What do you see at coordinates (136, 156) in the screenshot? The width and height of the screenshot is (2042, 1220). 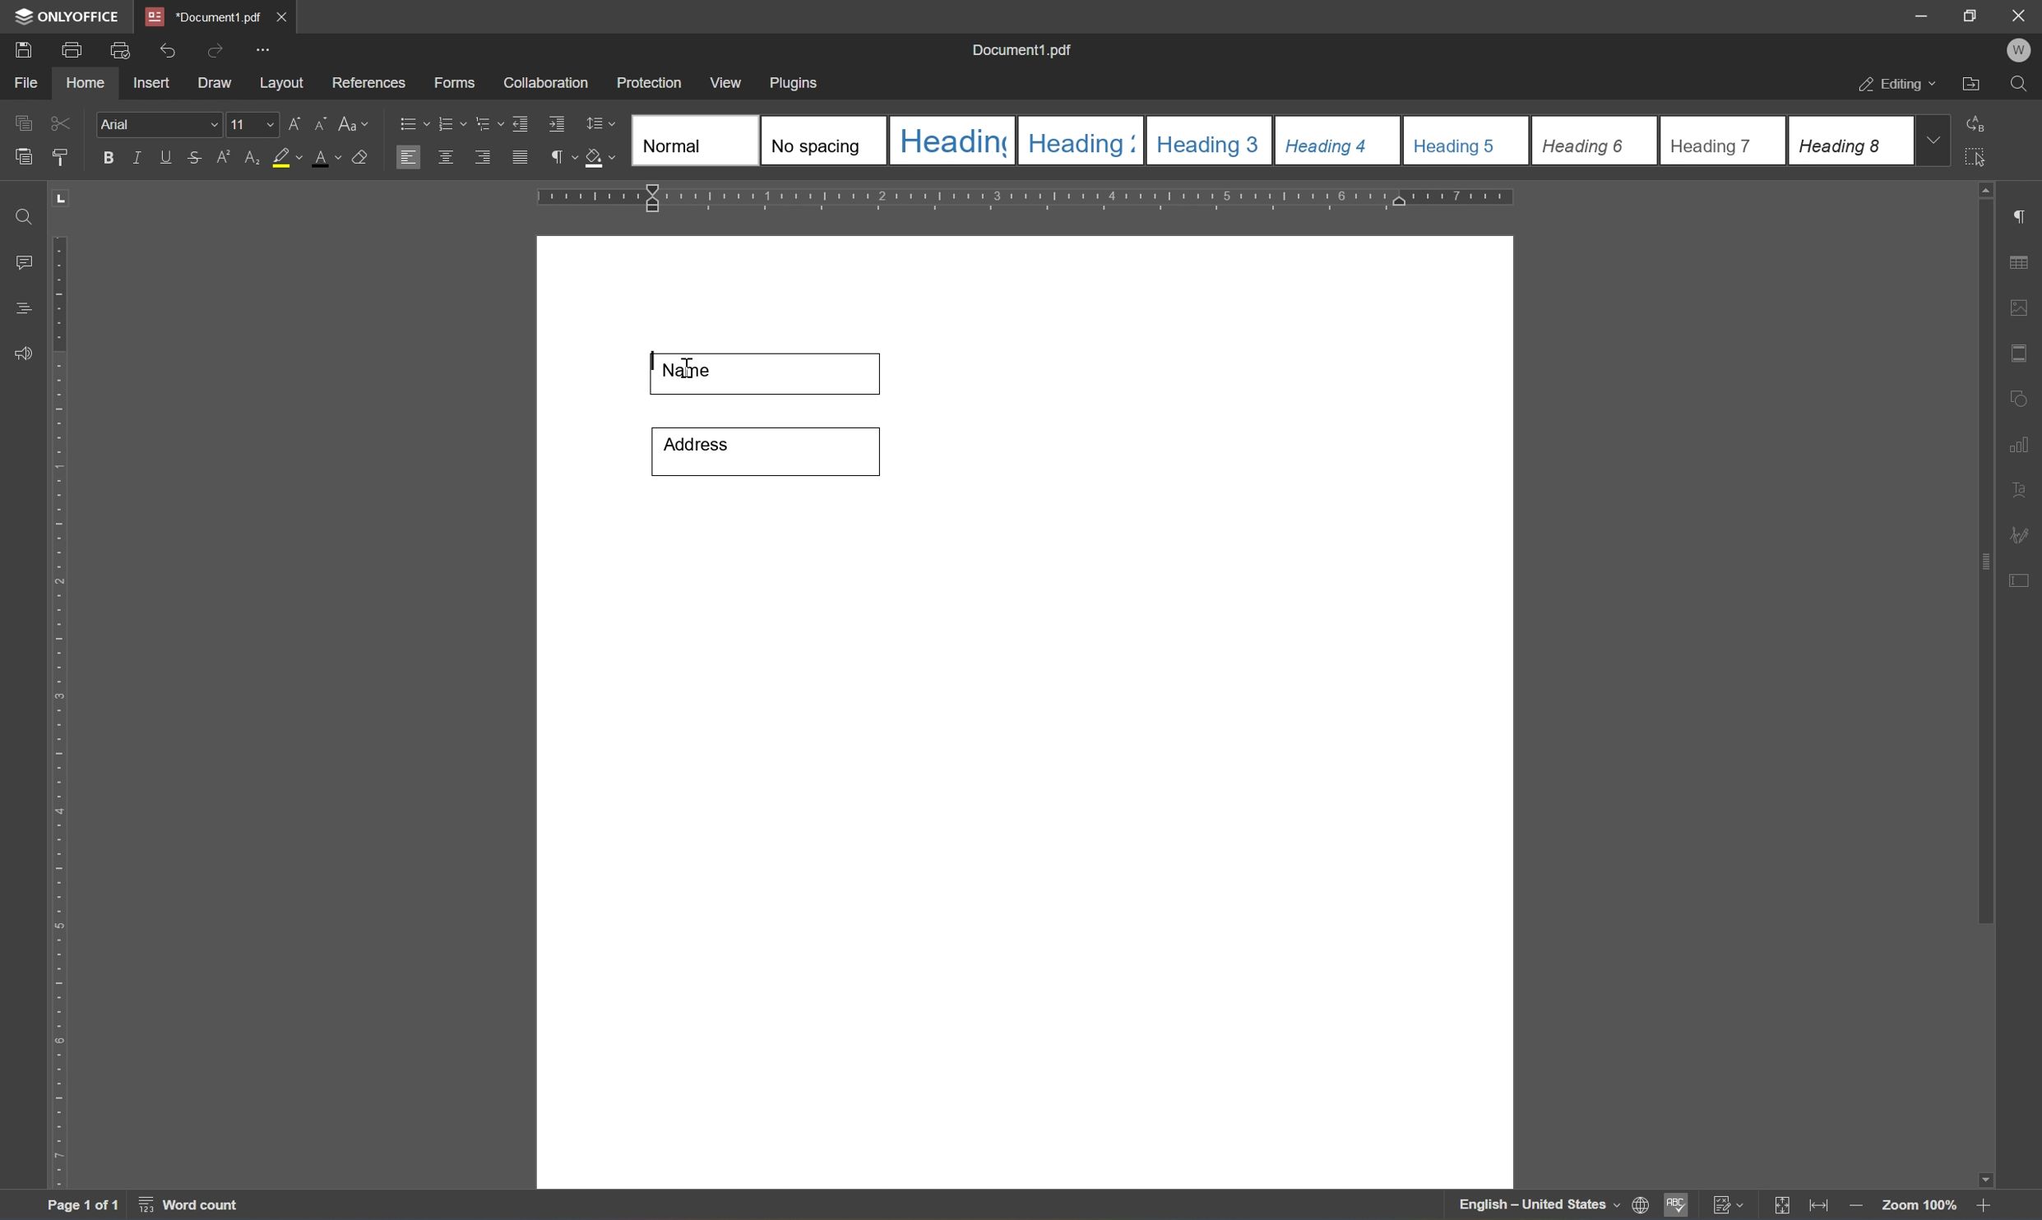 I see `italic` at bounding box center [136, 156].